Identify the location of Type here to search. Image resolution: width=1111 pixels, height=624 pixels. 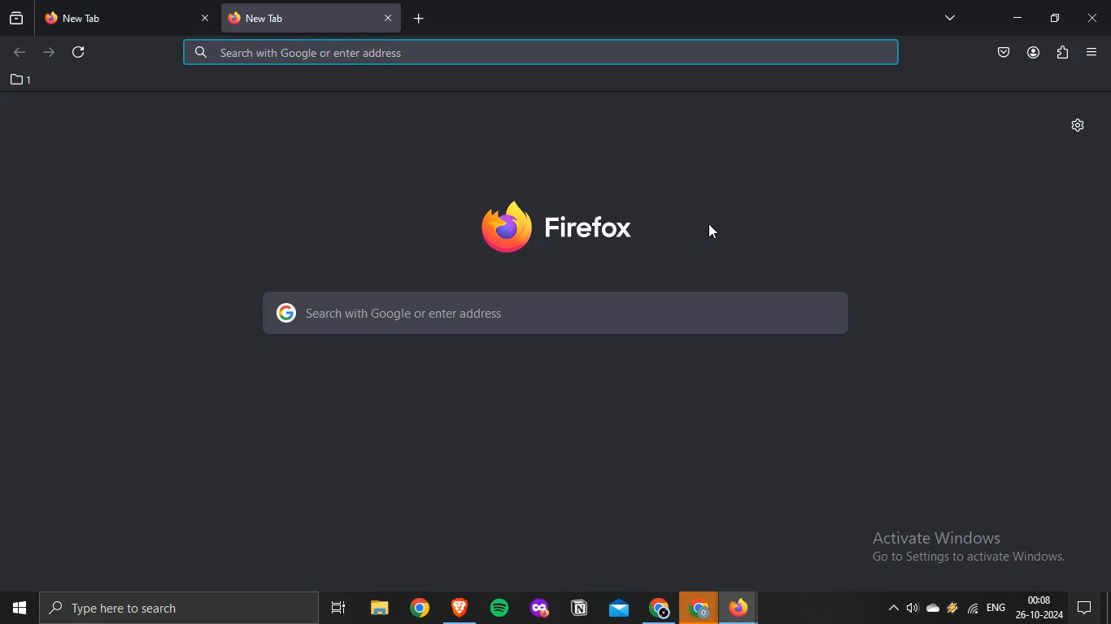
(132, 611).